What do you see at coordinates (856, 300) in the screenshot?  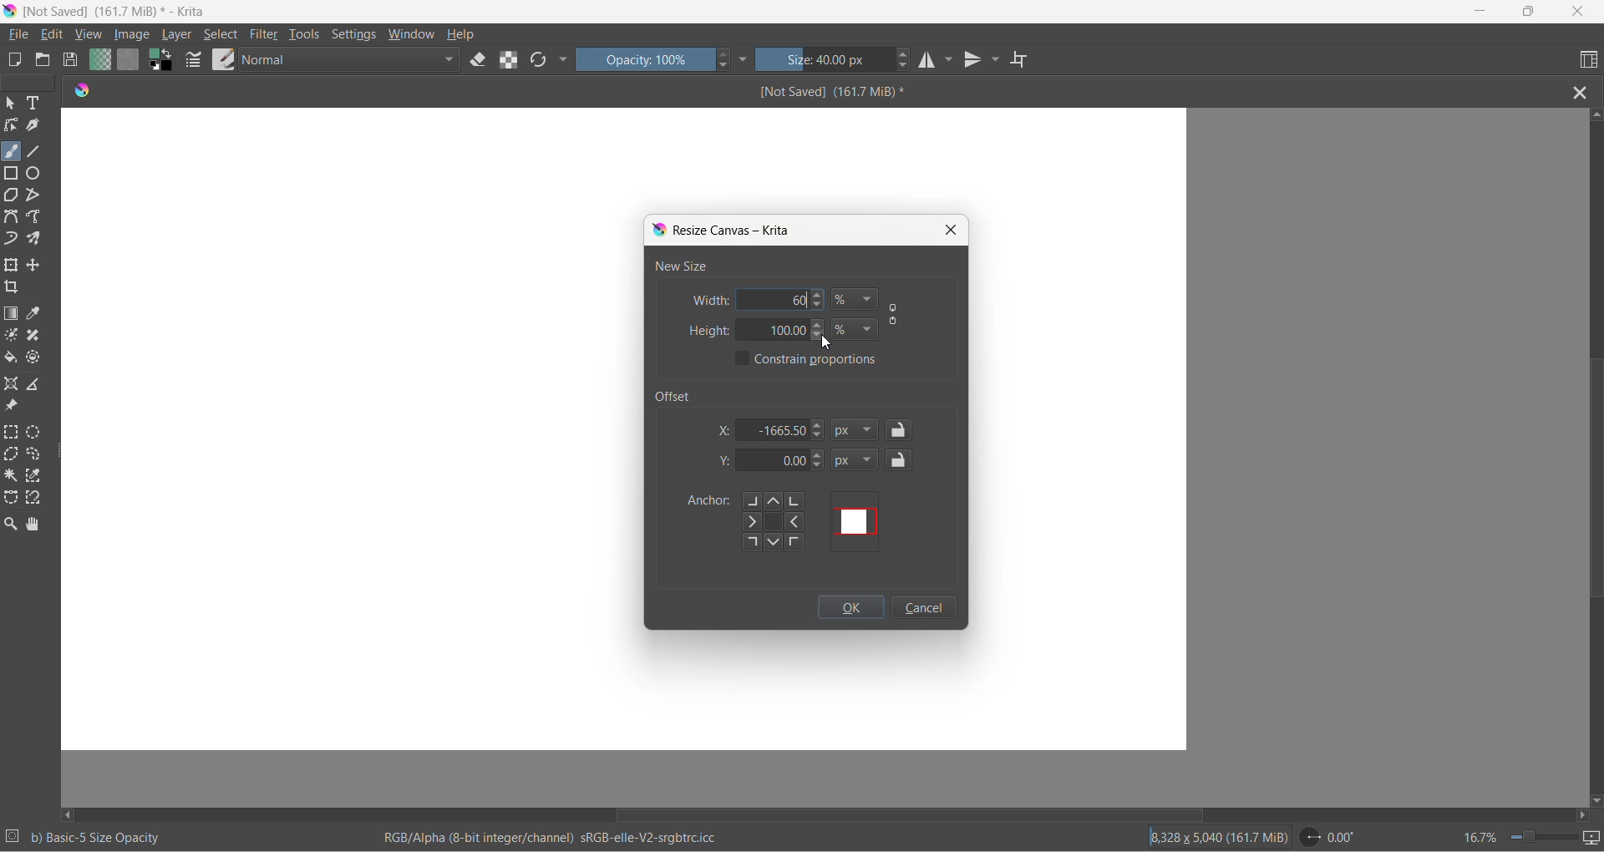 I see `width value type` at bounding box center [856, 300].